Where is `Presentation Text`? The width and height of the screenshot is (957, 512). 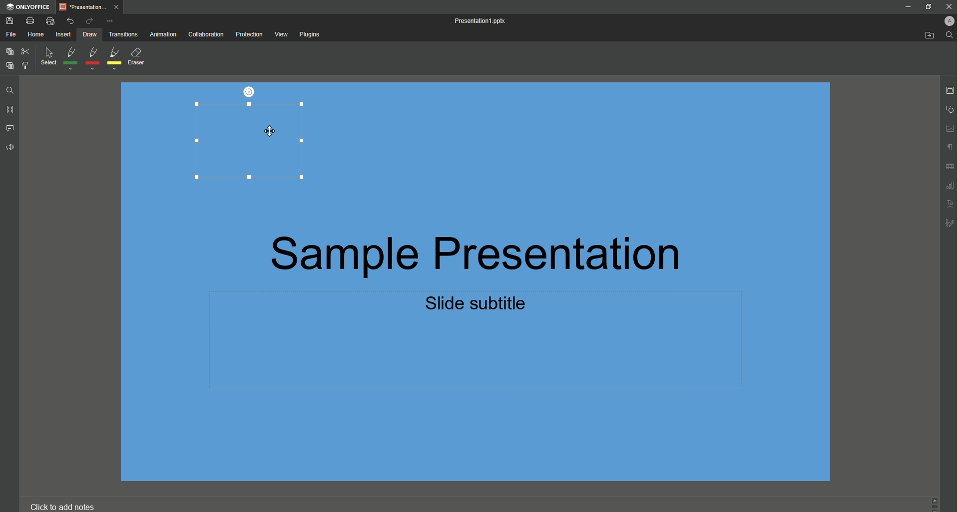 Presentation Text is located at coordinates (503, 278).